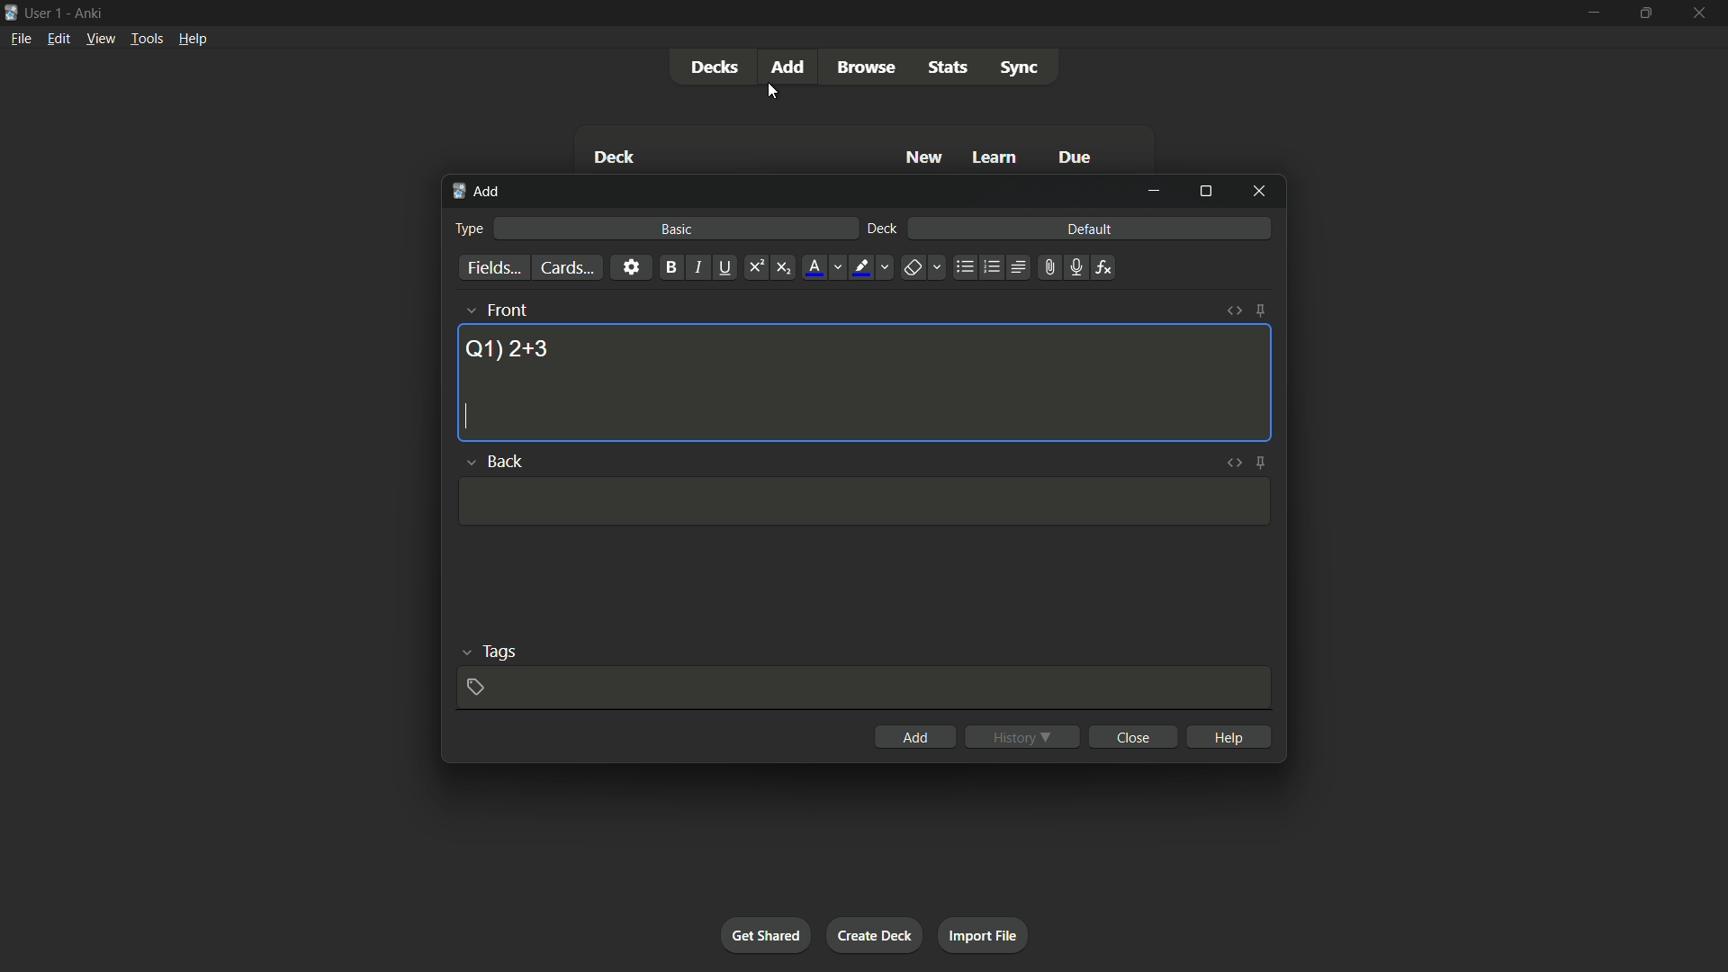  I want to click on subscript, so click(783, 268).